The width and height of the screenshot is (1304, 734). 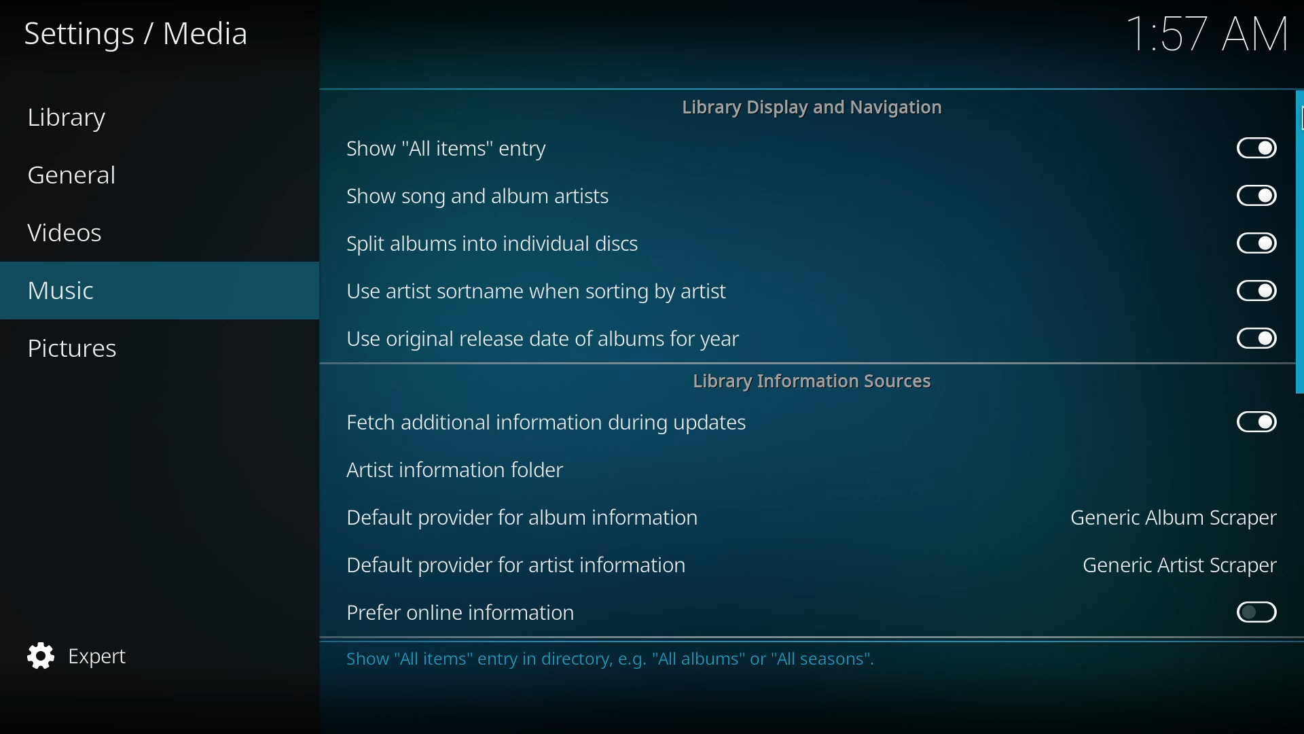 What do you see at coordinates (1171, 517) in the screenshot?
I see `generic` at bounding box center [1171, 517].